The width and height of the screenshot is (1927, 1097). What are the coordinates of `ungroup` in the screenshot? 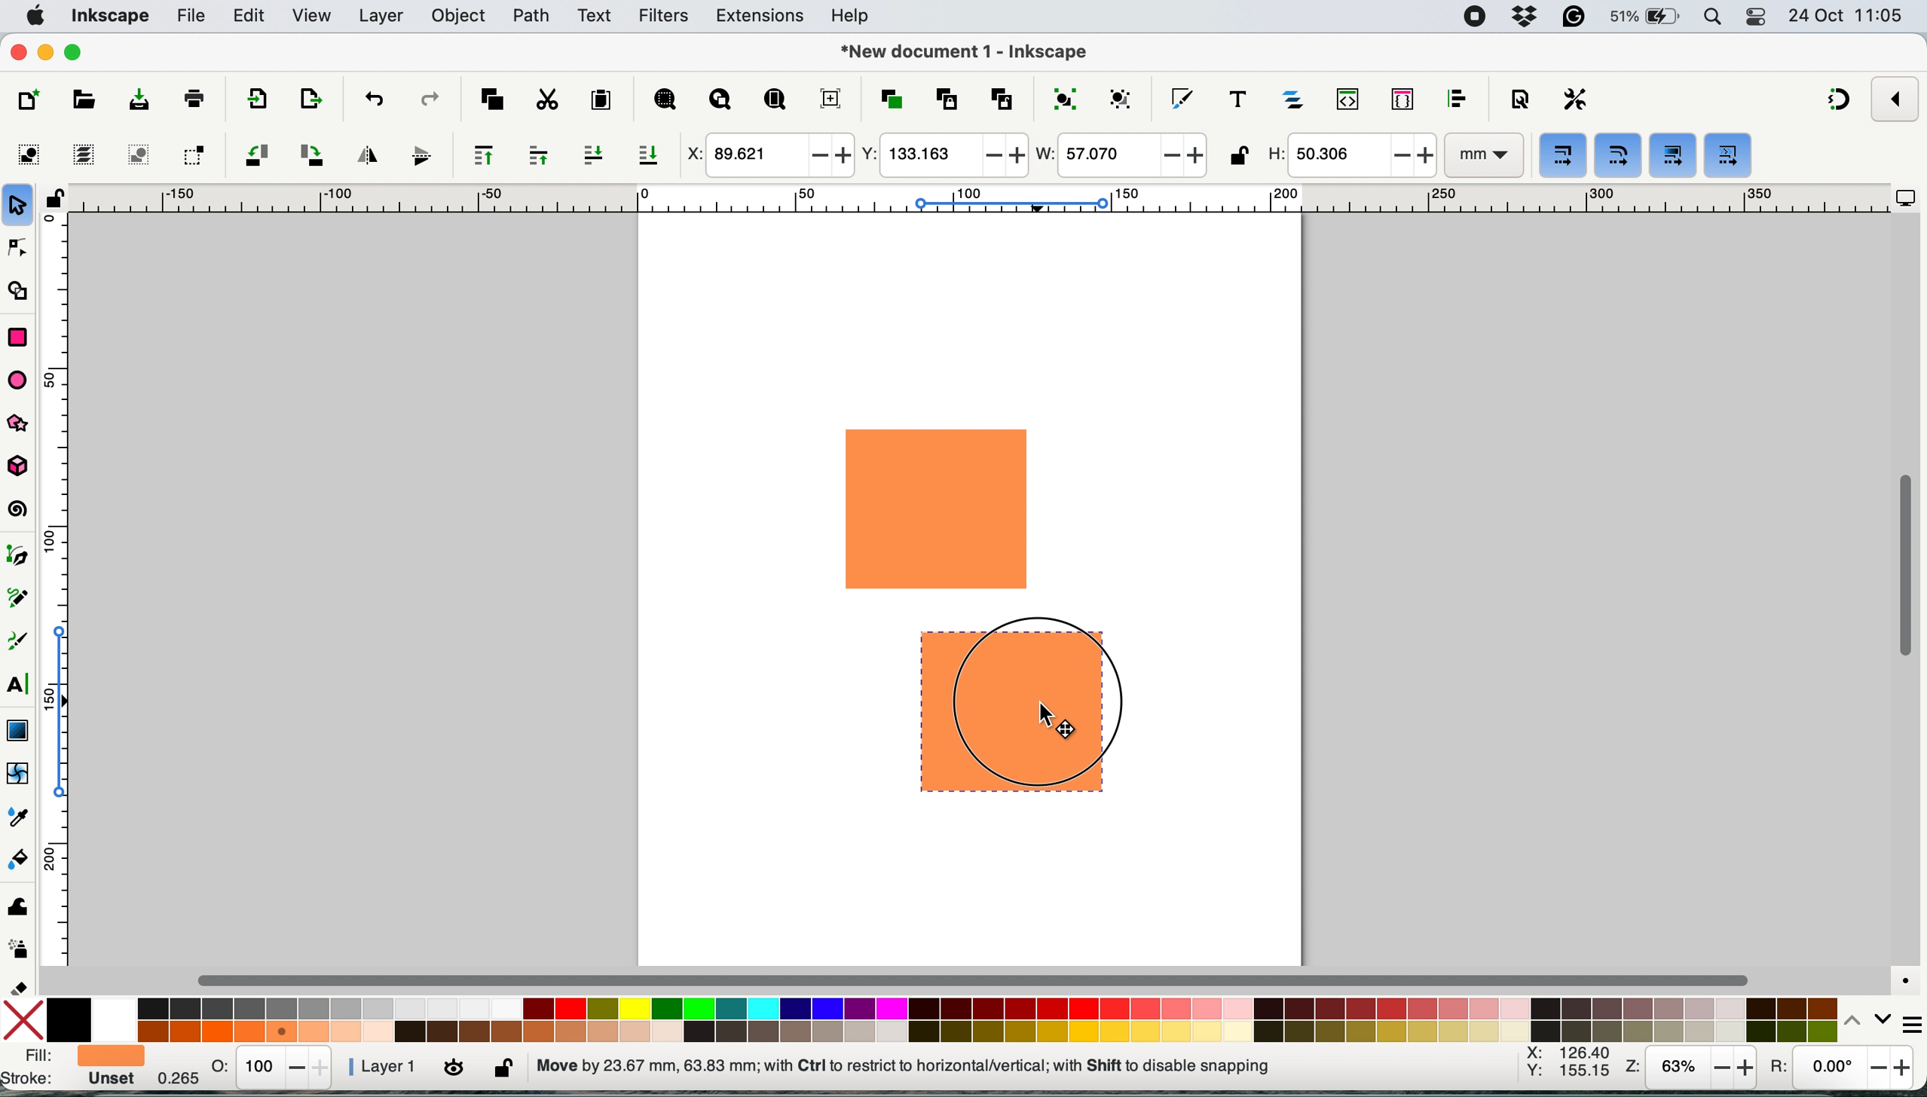 It's located at (1123, 97).